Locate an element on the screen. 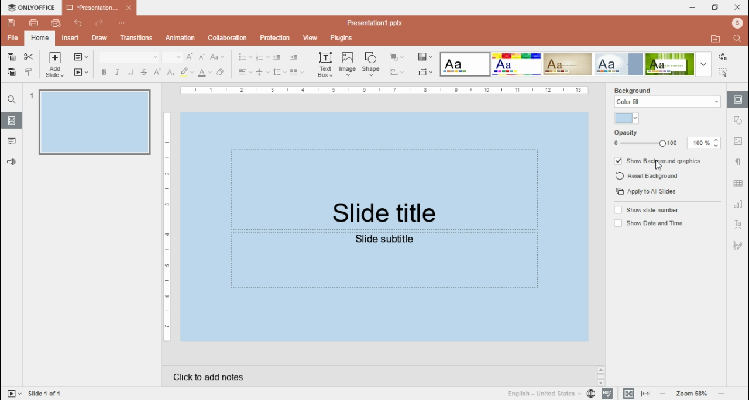  customize quick access toolbar is located at coordinates (121, 23).